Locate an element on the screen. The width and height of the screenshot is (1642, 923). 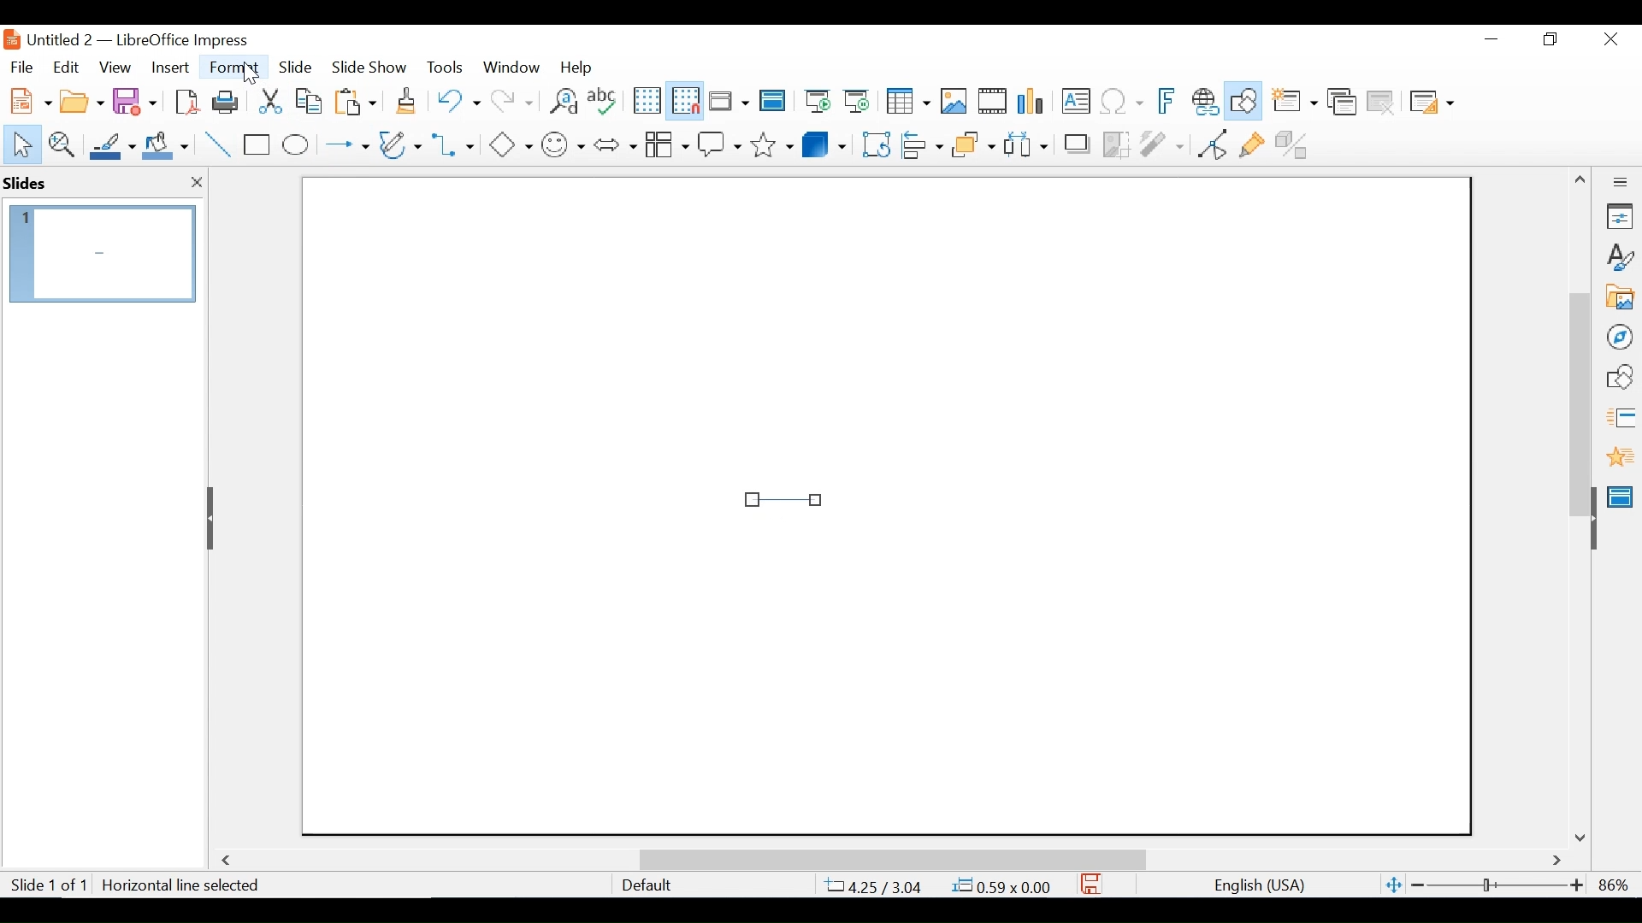
3D Objects is located at coordinates (824, 143).